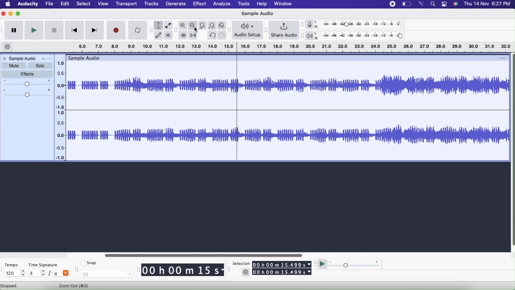 This screenshot has height=290, width=515. Describe the element at coordinates (138, 30) in the screenshot. I see `Enable Looping` at that location.